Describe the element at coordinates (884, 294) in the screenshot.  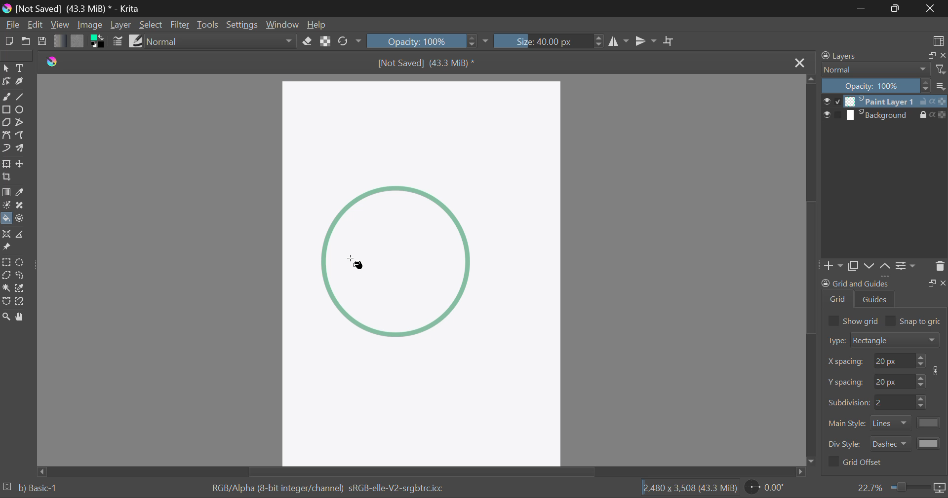
I see `Grid and Guides Docker Tab` at that location.